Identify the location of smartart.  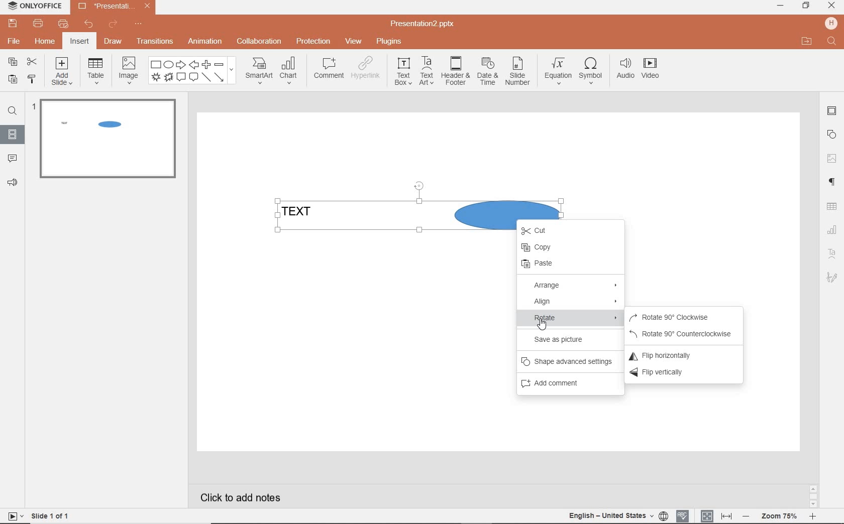
(259, 70).